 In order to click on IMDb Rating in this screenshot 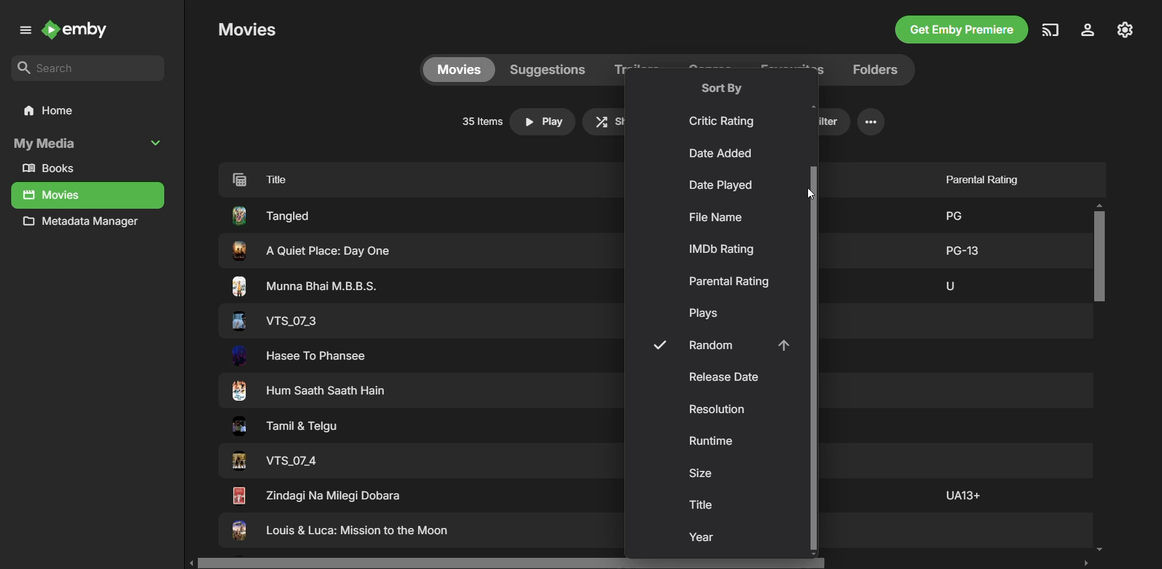, I will do `click(723, 249)`.